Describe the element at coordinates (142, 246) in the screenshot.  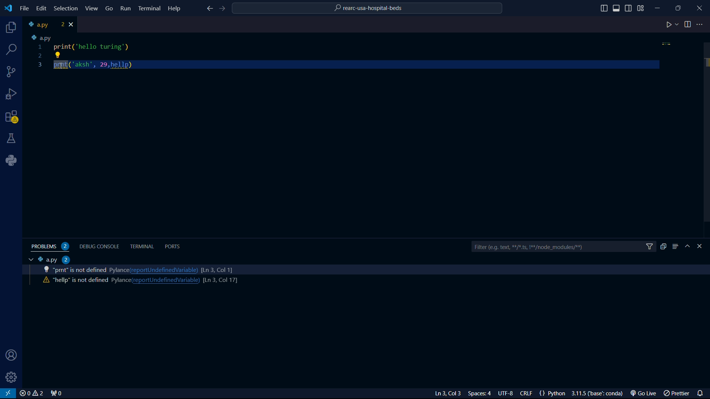
I see `terminal` at that location.